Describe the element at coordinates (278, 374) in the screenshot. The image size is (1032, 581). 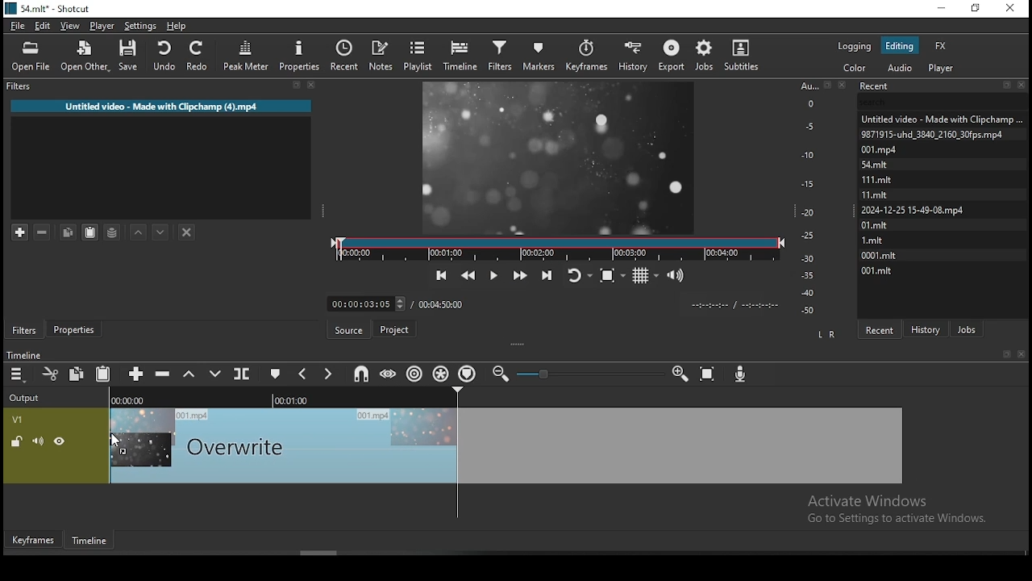
I see `create/edit marker` at that location.